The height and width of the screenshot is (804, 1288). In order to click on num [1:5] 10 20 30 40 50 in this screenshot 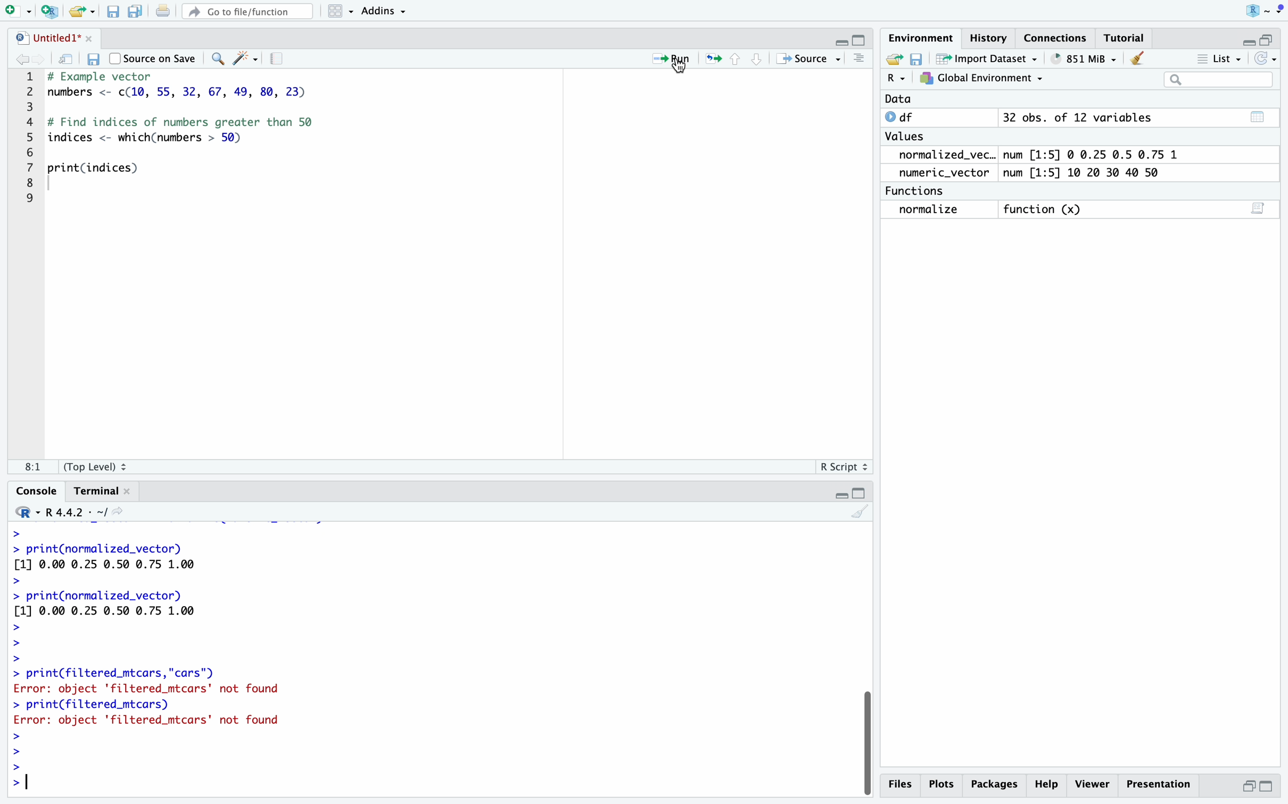, I will do `click(1092, 172)`.